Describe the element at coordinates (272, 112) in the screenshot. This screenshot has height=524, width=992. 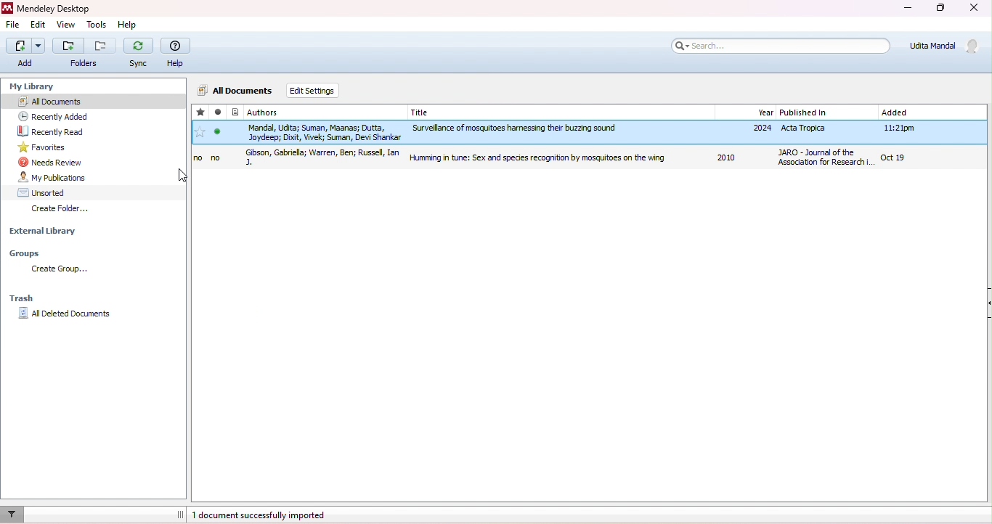
I see `authors` at that location.